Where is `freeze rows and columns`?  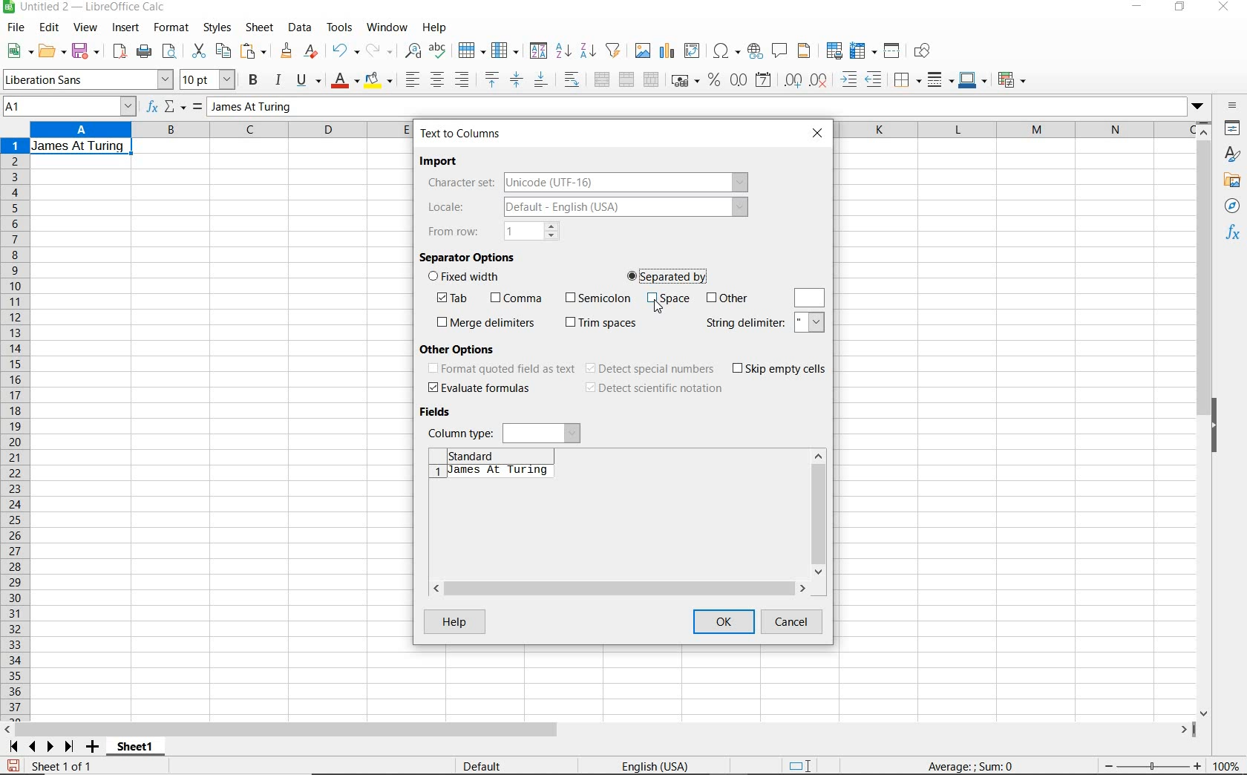 freeze rows and columns is located at coordinates (863, 51).